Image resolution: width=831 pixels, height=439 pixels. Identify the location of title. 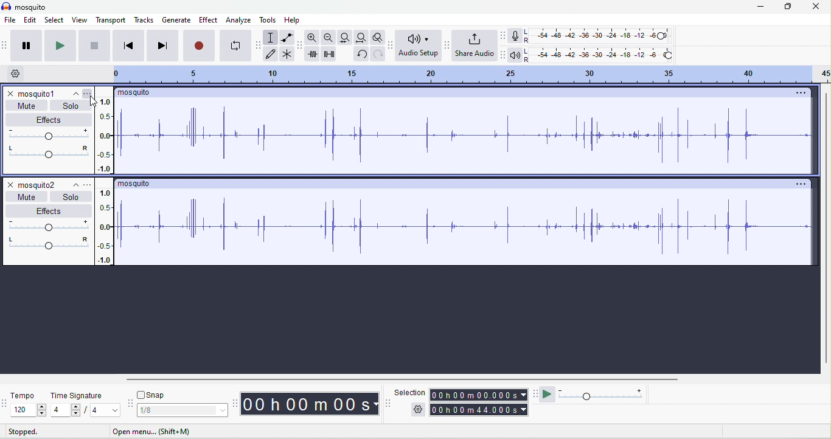
(137, 91).